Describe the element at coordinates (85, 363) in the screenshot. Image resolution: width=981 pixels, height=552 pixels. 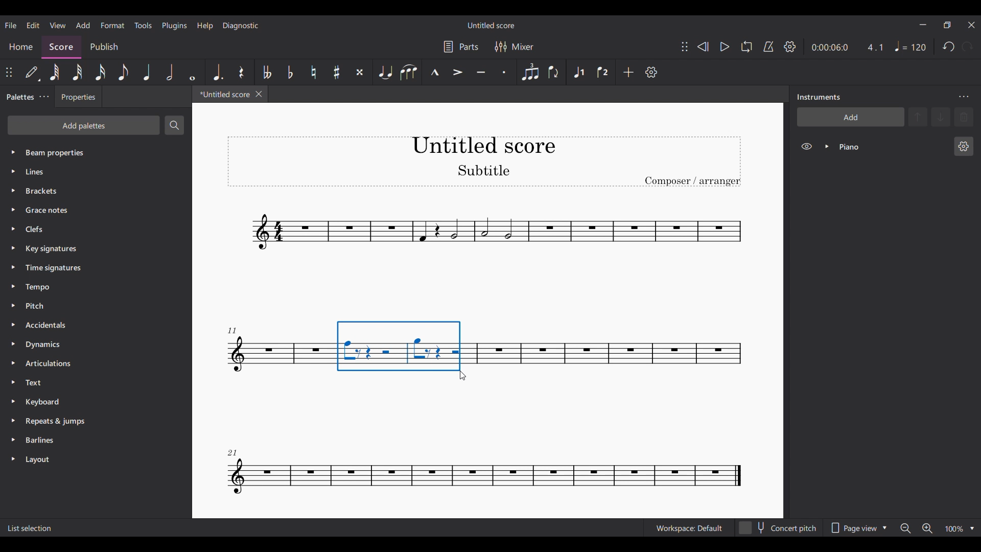
I see `Articulations` at that location.